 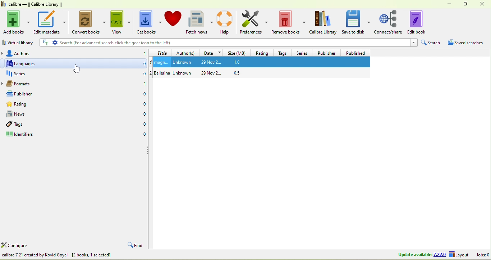 I want to click on fetch news, so click(x=201, y=22).